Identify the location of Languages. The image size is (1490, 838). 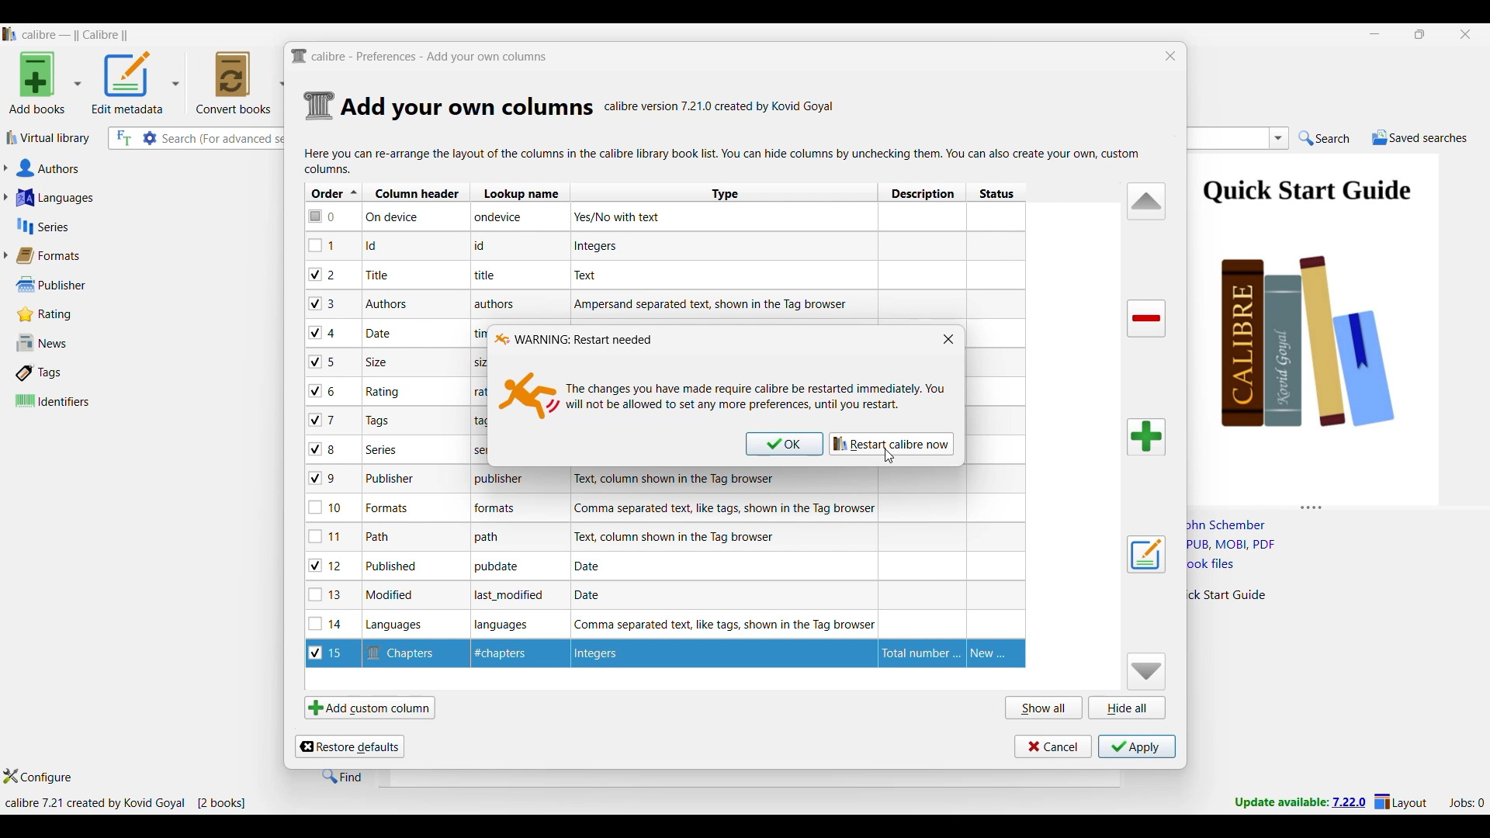
(118, 197).